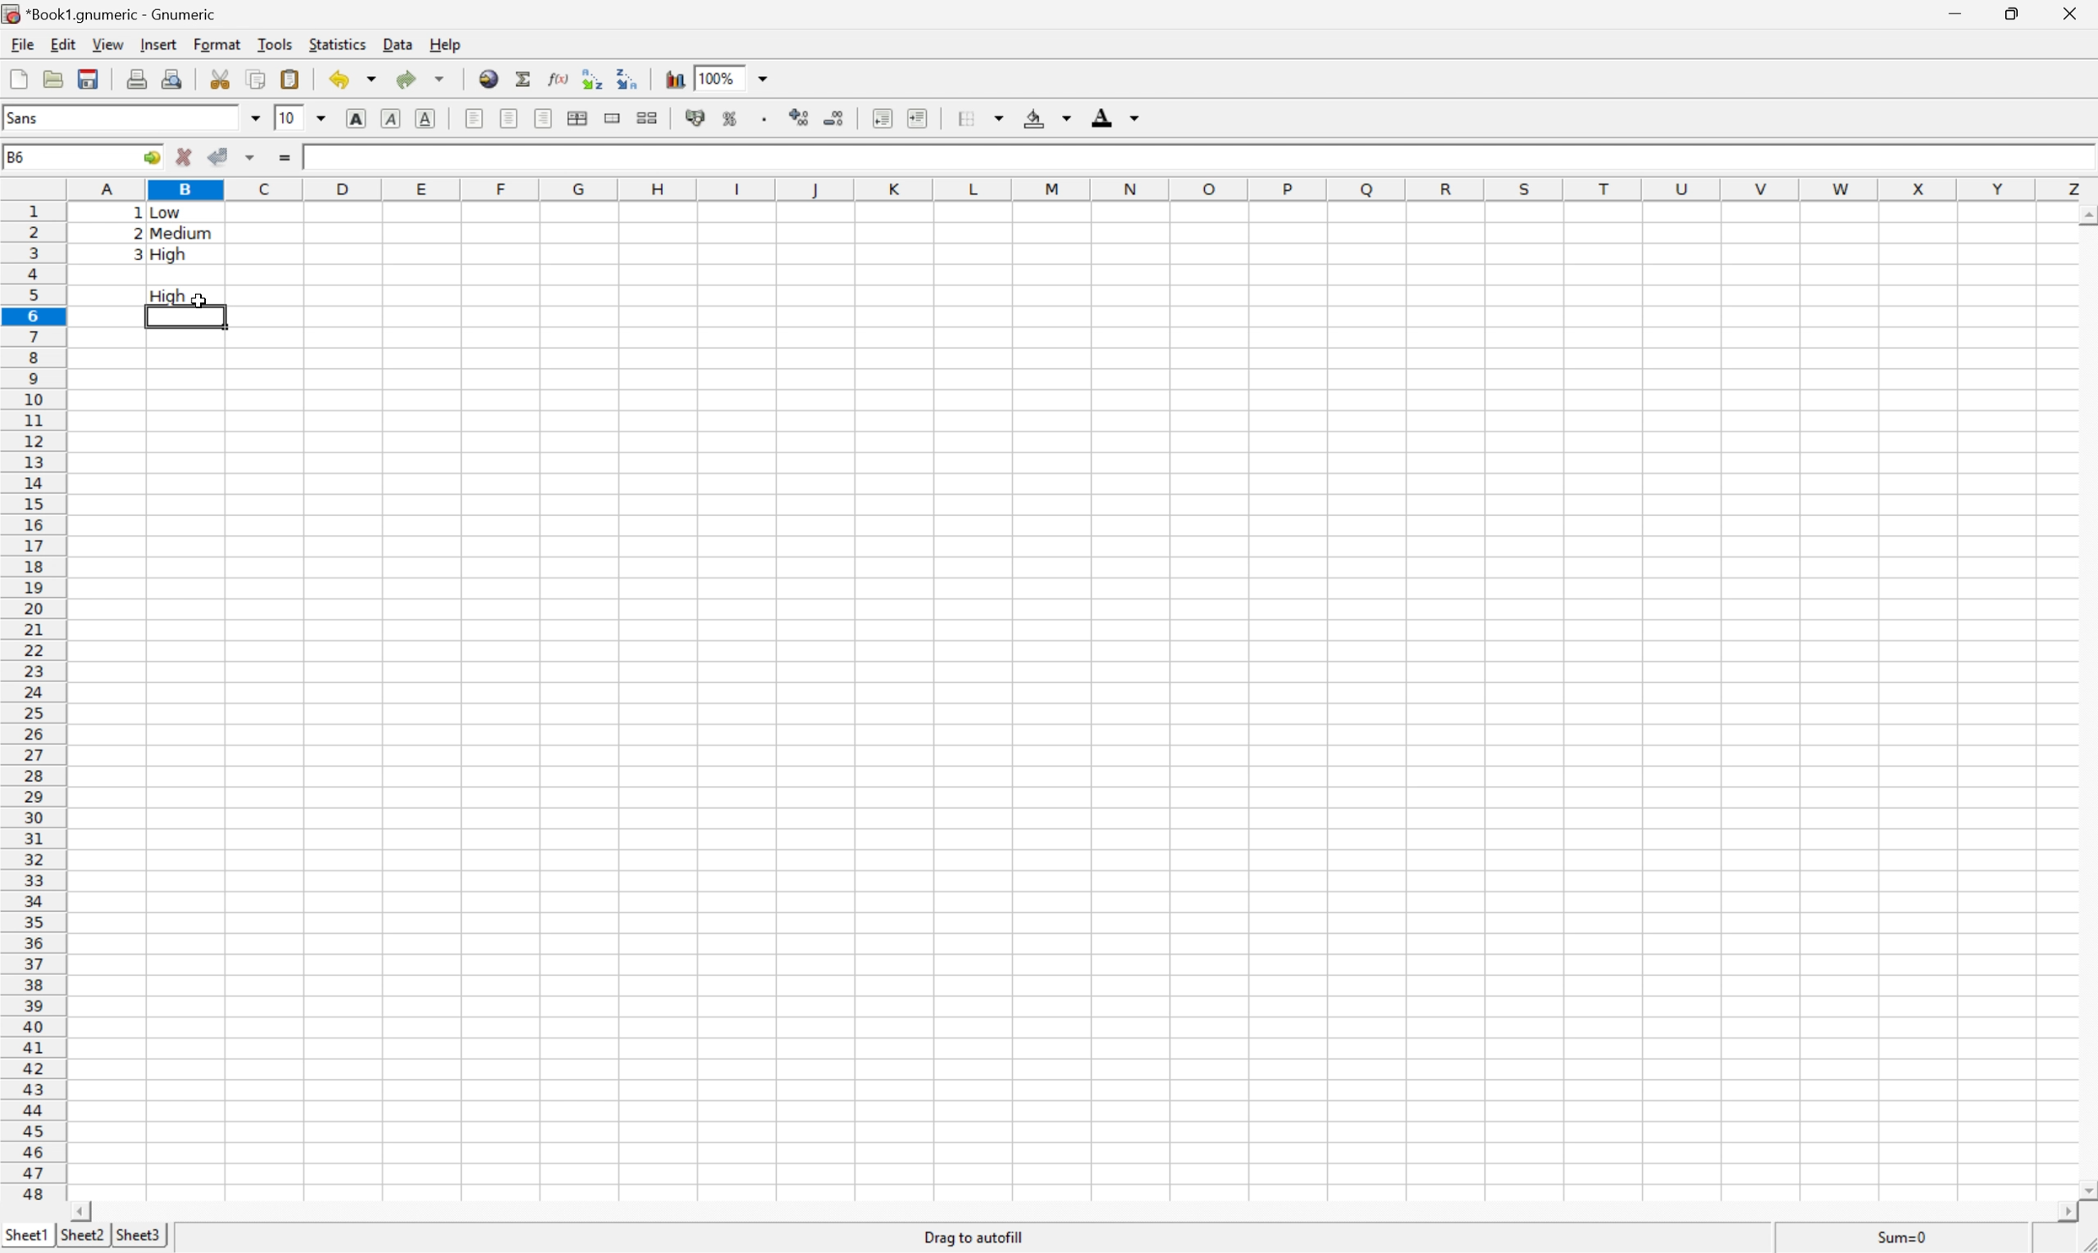  What do you see at coordinates (289, 79) in the screenshot?
I see `Paste clipboard` at bounding box center [289, 79].